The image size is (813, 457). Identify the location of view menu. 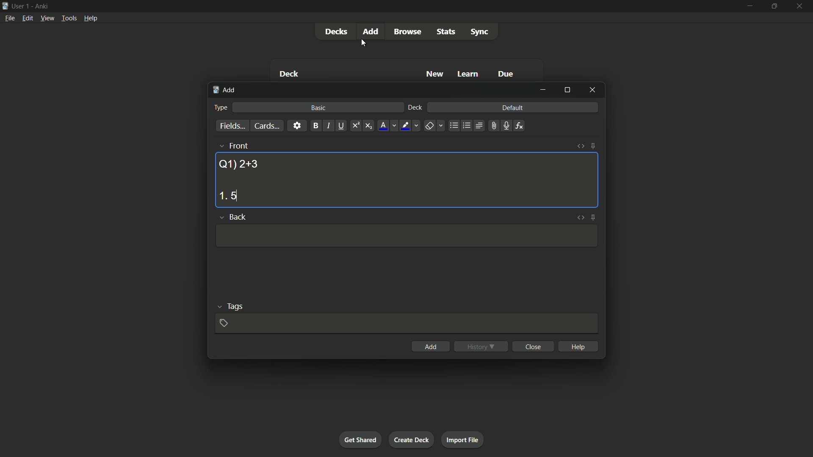
(47, 17).